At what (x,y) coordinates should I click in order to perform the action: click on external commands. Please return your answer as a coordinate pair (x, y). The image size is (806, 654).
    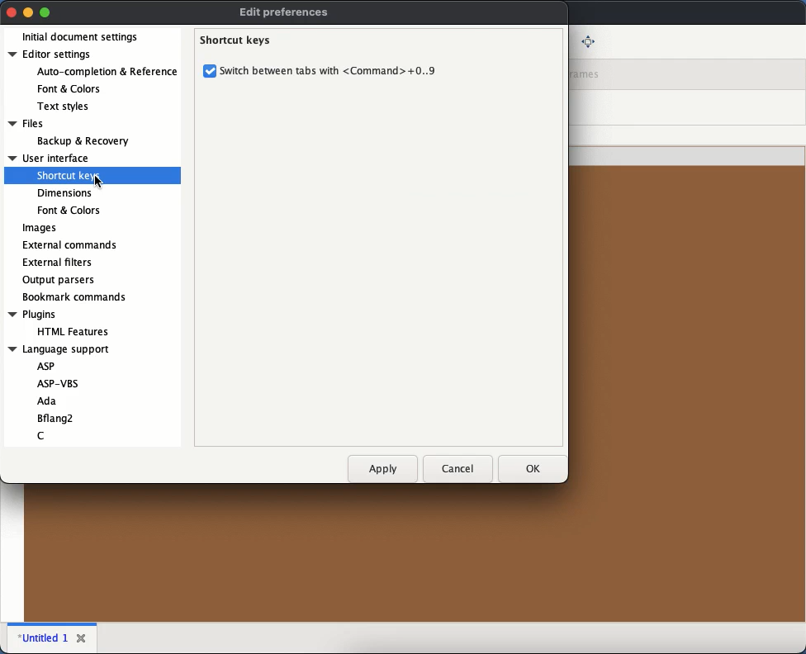
    Looking at the image, I should click on (72, 244).